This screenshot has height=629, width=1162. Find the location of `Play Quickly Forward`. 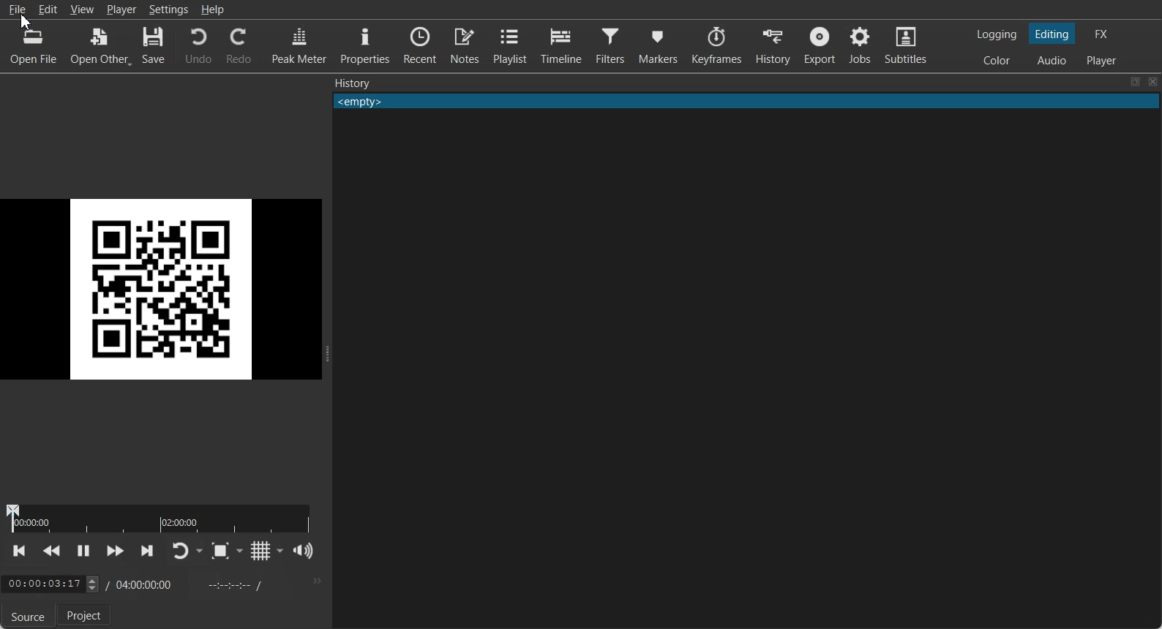

Play Quickly Forward is located at coordinates (115, 551).